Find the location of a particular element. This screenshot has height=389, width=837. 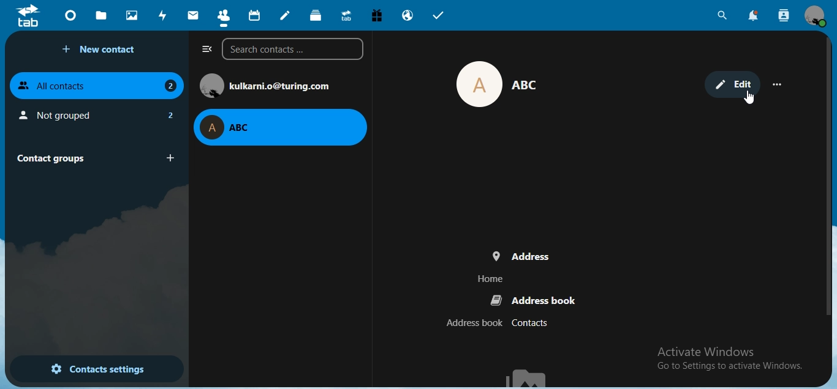

mail is located at coordinates (192, 15).